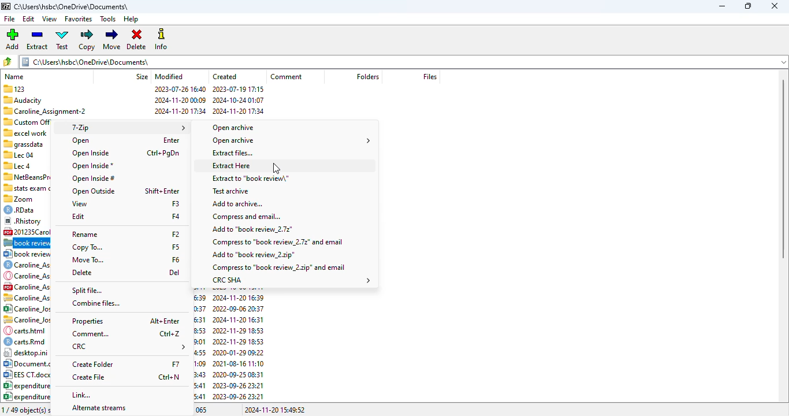  What do you see at coordinates (79, 19) in the screenshot?
I see `favorites` at bounding box center [79, 19].